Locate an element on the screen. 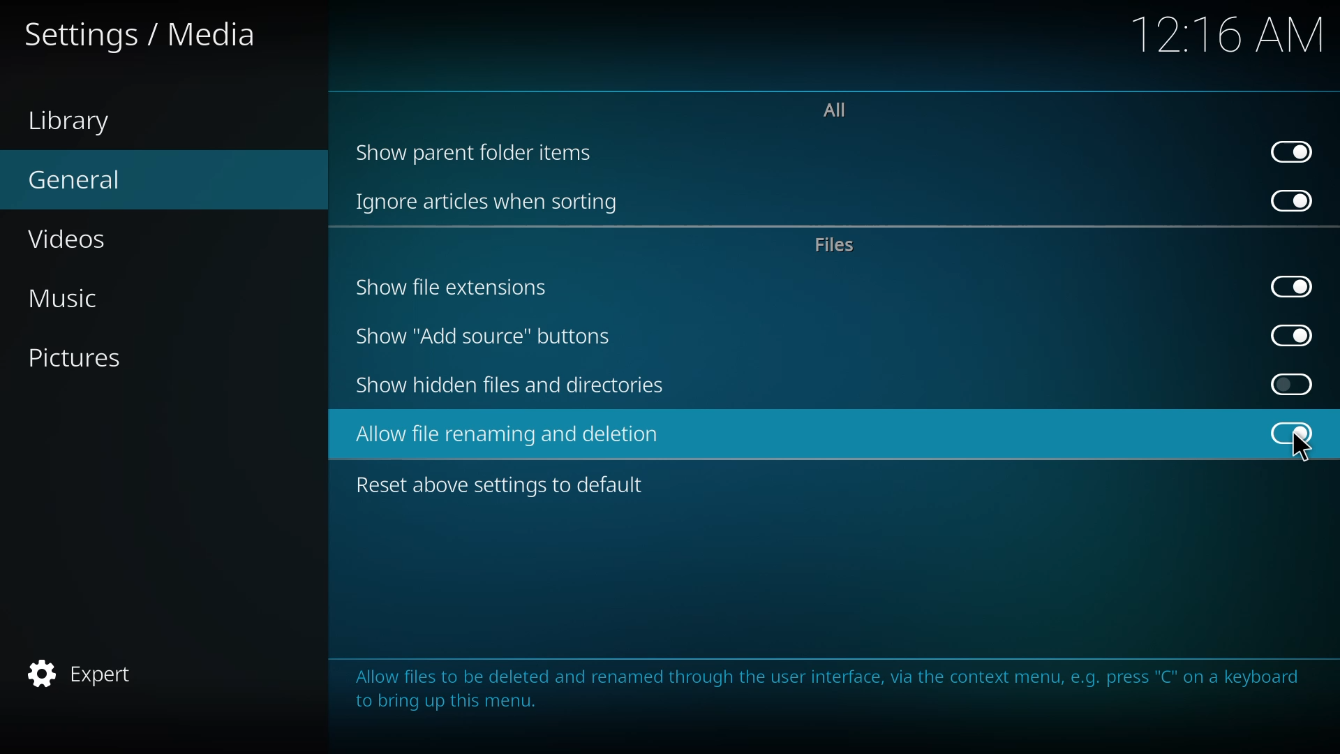 This screenshot has height=754, width=1340. videos is located at coordinates (82, 237).